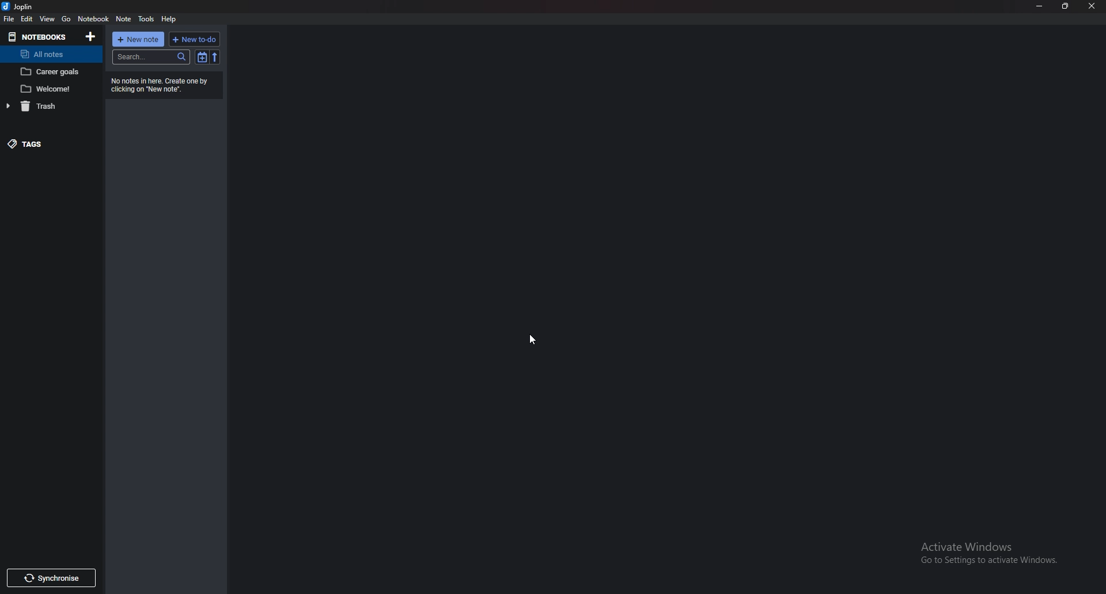 The height and width of the screenshot is (594, 1106). What do you see at coordinates (20, 6) in the screenshot?
I see `joplin` at bounding box center [20, 6].